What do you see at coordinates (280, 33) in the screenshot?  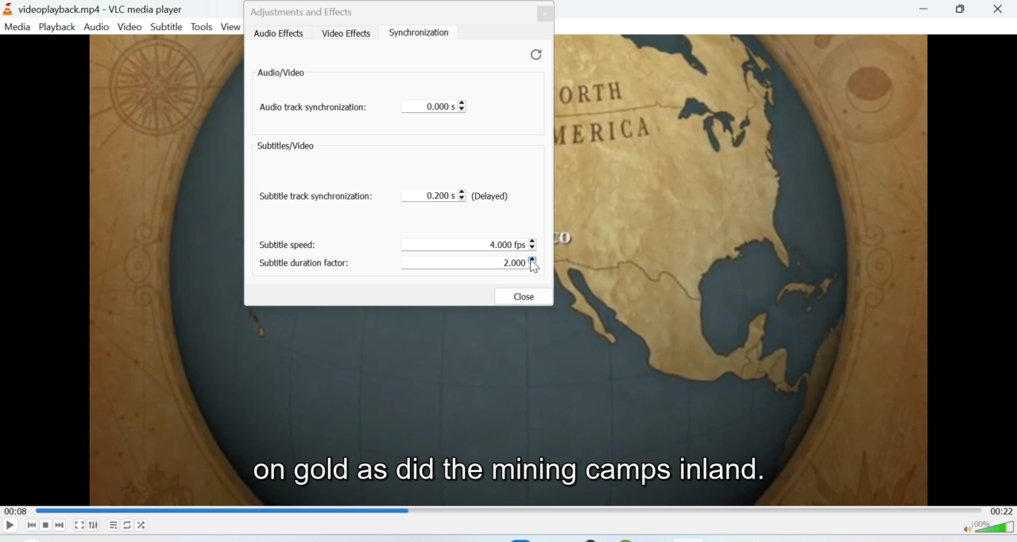 I see `Audio effects` at bounding box center [280, 33].